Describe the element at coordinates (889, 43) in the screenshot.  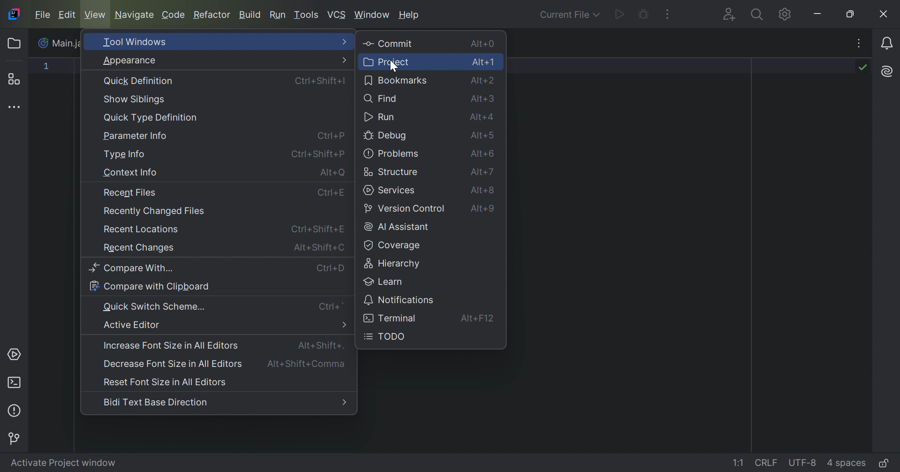
I see `Notifications` at that location.